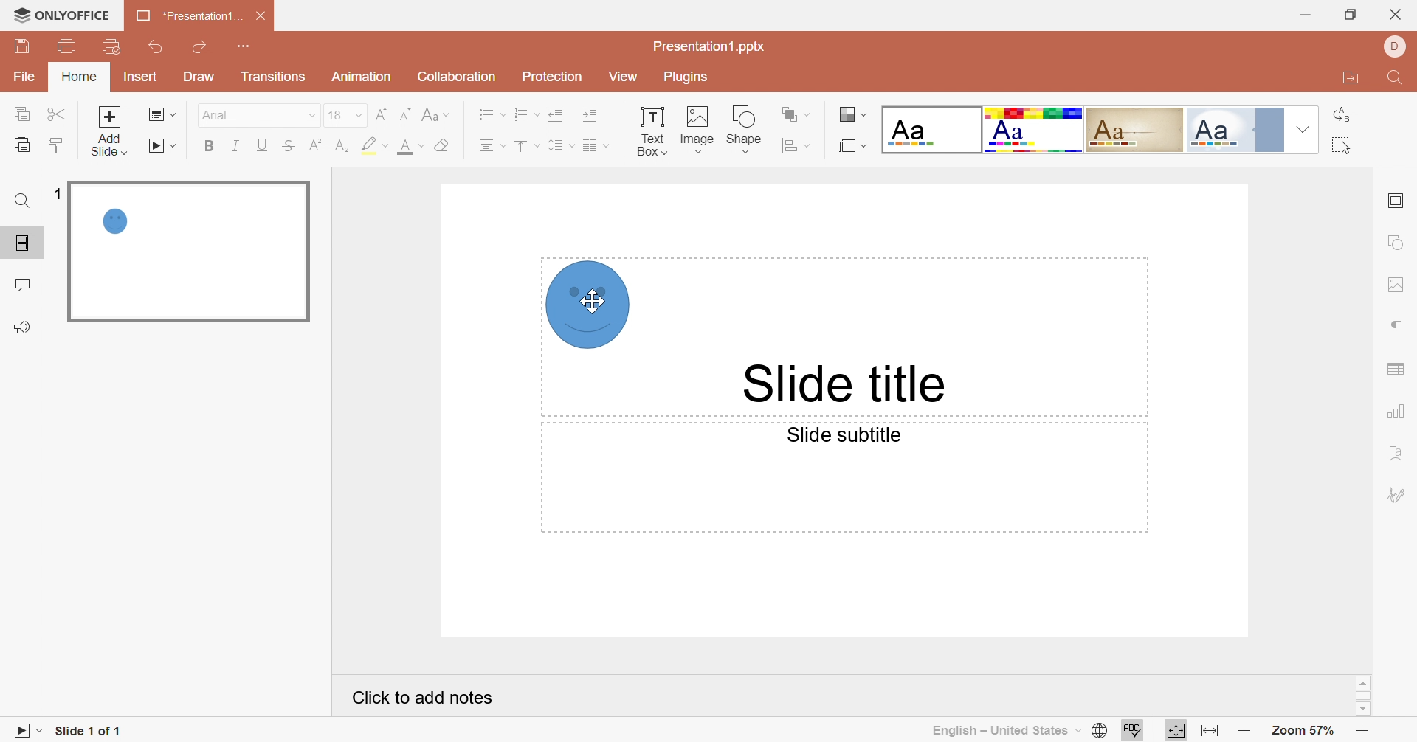 The height and width of the screenshot is (742, 1417). Describe the element at coordinates (210, 147) in the screenshot. I see `Bold` at that location.